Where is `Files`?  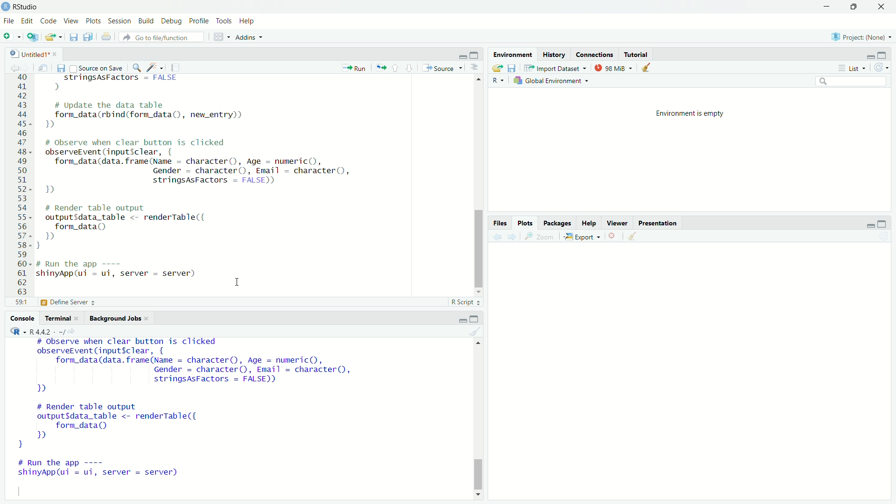 Files is located at coordinates (498, 223).